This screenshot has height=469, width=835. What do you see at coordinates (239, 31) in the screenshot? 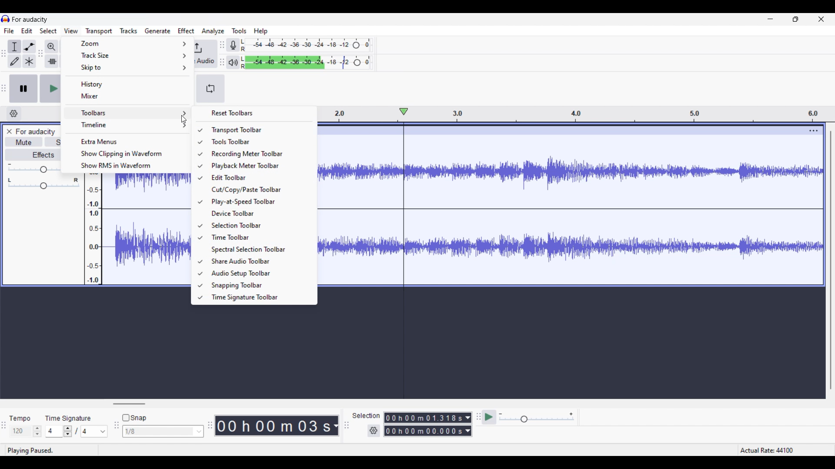
I see `Tools menu` at bounding box center [239, 31].